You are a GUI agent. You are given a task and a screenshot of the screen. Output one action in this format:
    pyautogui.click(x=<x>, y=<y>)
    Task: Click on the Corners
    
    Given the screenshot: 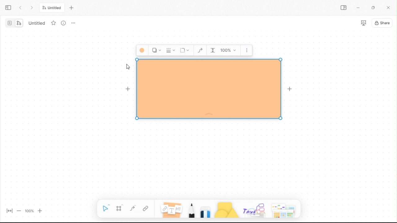 What is the action you would take?
    pyautogui.click(x=185, y=51)
    